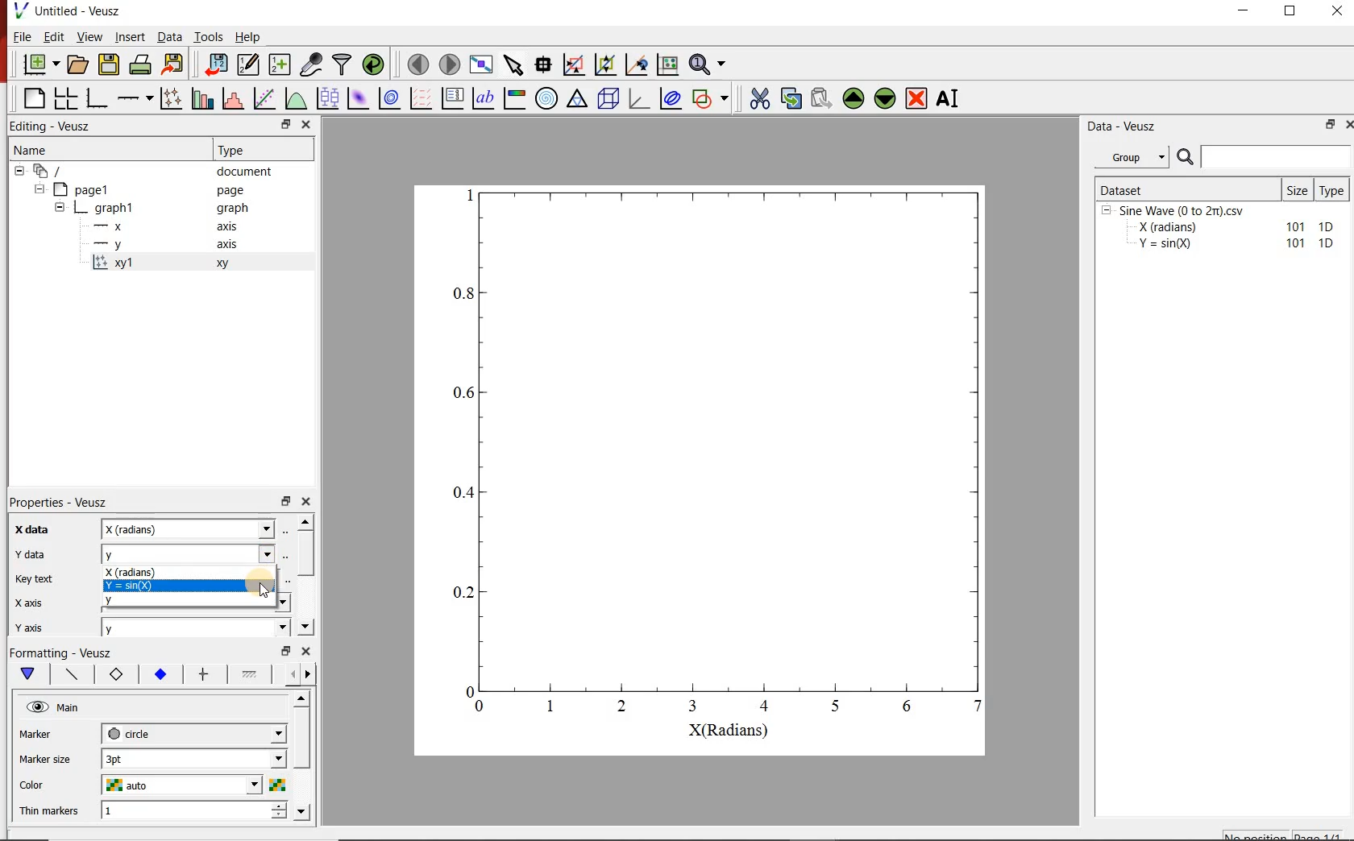  What do you see at coordinates (484, 98) in the screenshot?
I see `text label` at bounding box center [484, 98].